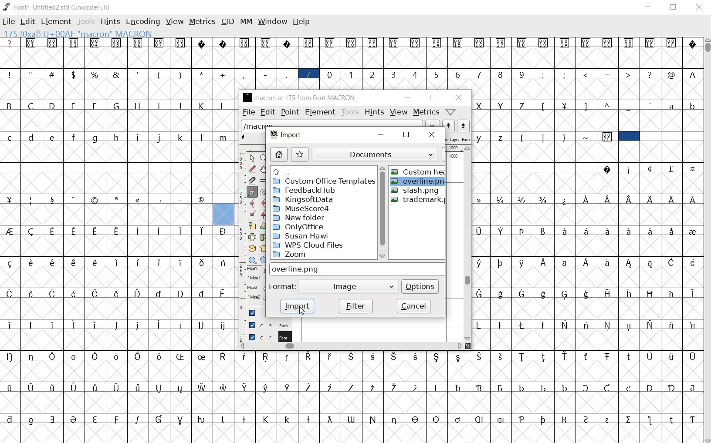  I want to click on Susan Haw, so click(322, 236).